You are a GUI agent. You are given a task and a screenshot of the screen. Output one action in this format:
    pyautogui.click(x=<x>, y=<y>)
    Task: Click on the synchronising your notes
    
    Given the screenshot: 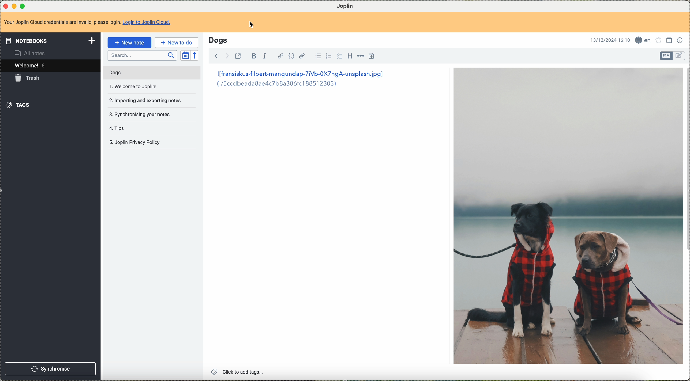 What is the action you would take?
    pyautogui.click(x=140, y=113)
    